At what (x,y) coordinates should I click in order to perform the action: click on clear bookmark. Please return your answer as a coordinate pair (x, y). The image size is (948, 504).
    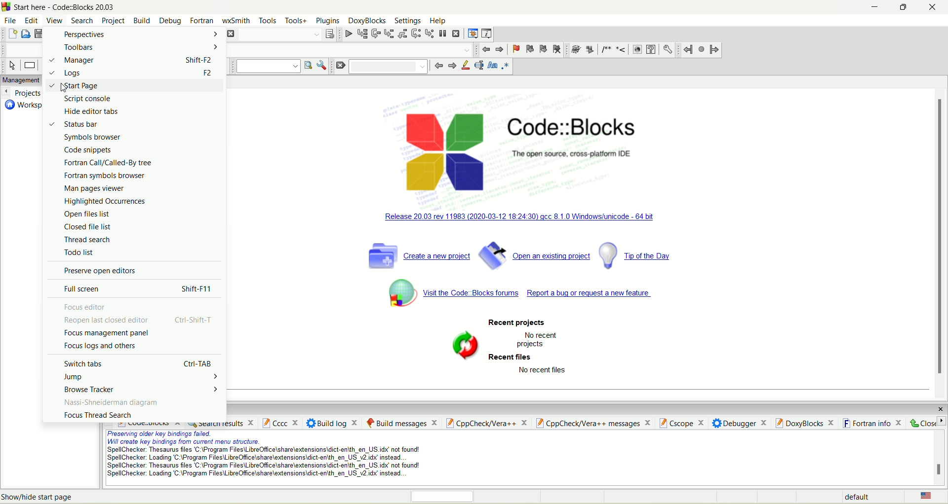
    Looking at the image, I should click on (558, 49).